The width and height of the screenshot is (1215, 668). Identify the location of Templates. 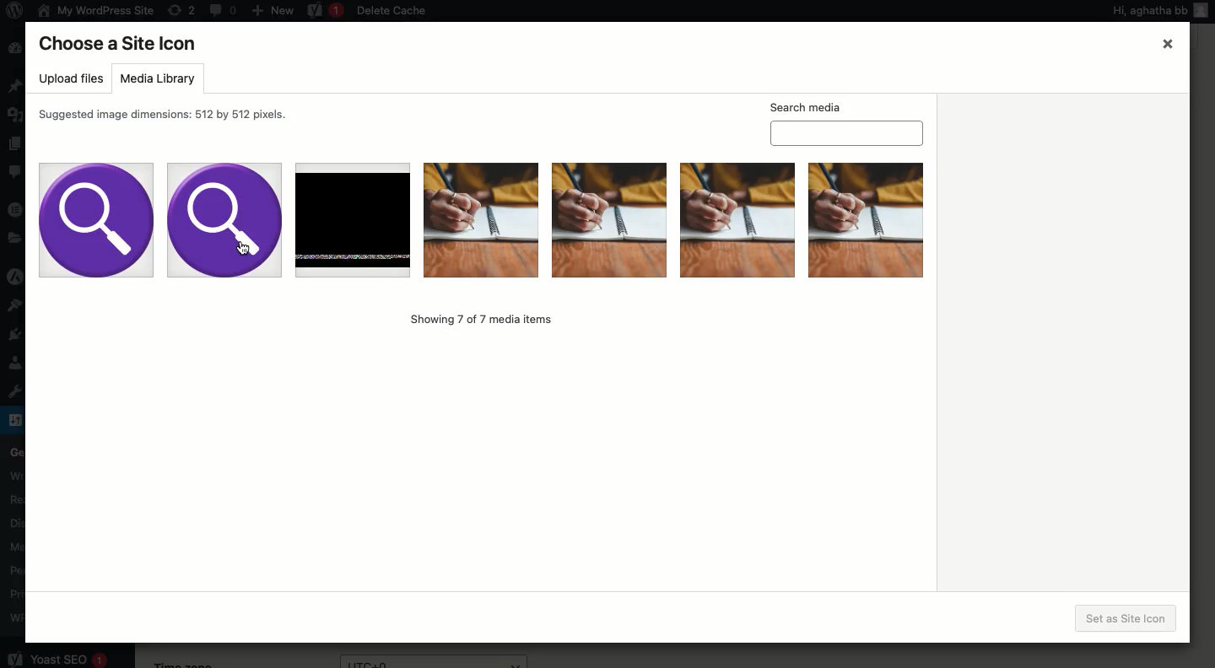
(14, 239).